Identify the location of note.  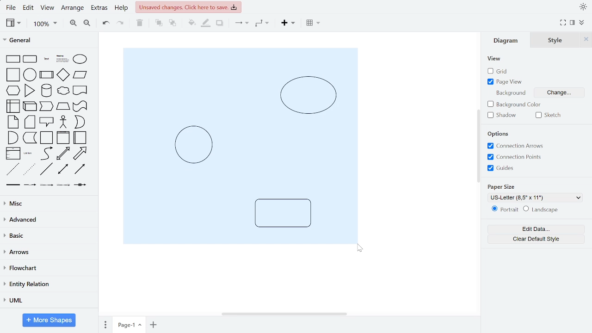
(13, 122).